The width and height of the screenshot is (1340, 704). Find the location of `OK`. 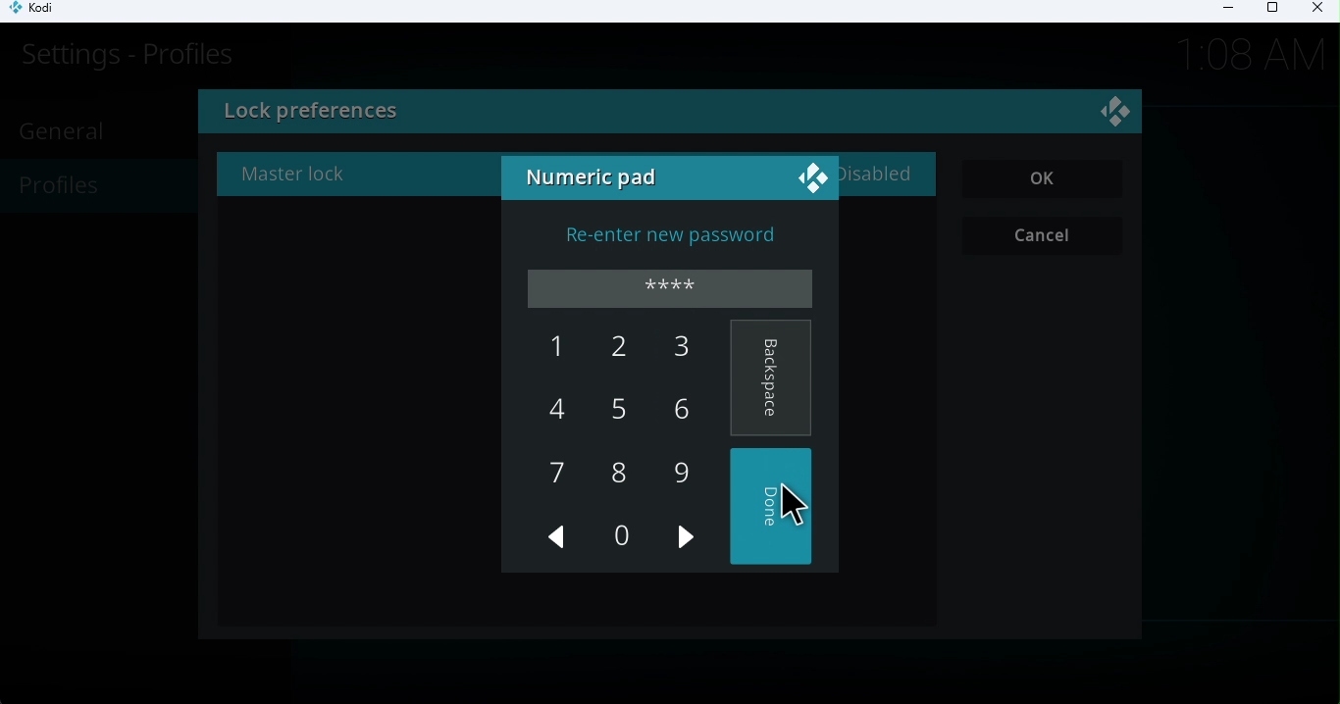

OK is located at coordinates (1044, 179).